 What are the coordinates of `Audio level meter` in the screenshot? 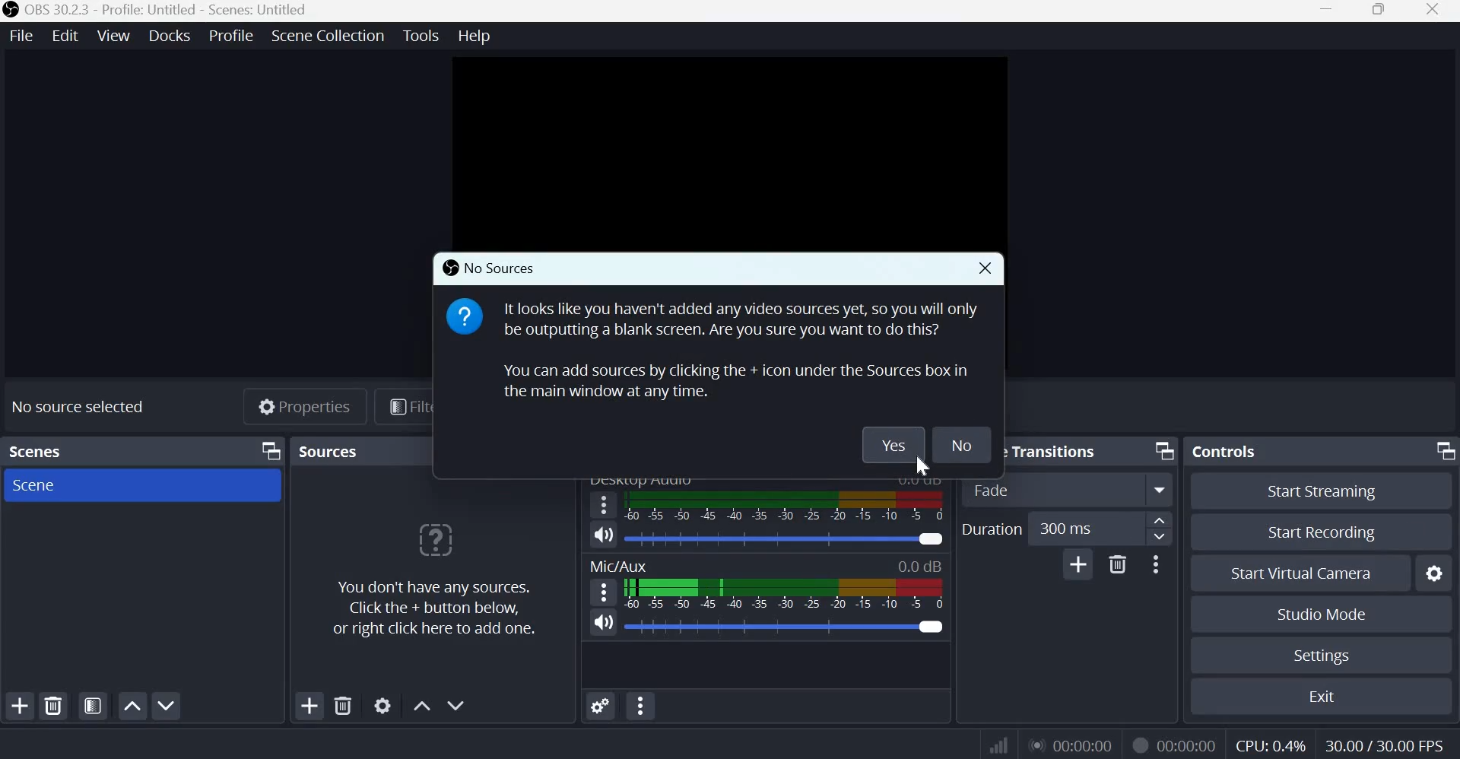 It's located at (766, 540).